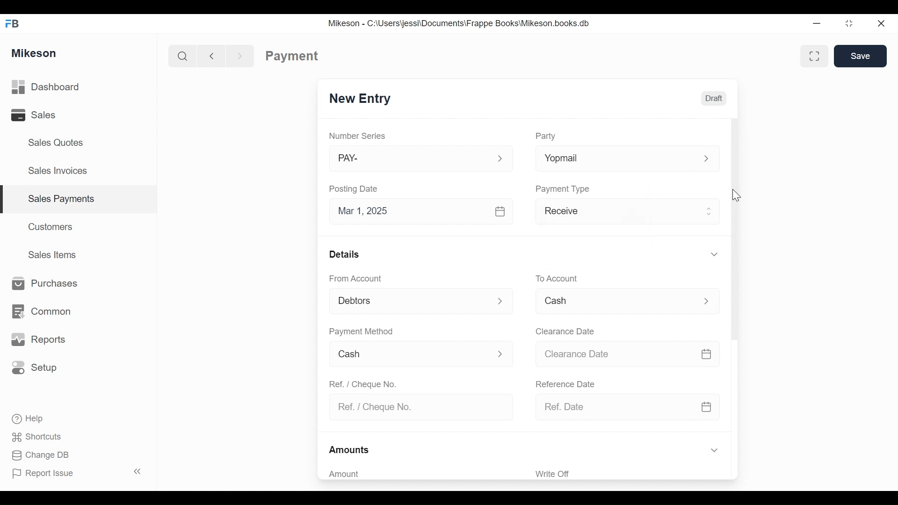  Describe the element at coordinates (139, 472) in the screenshot. I see `Collapse` at that location.